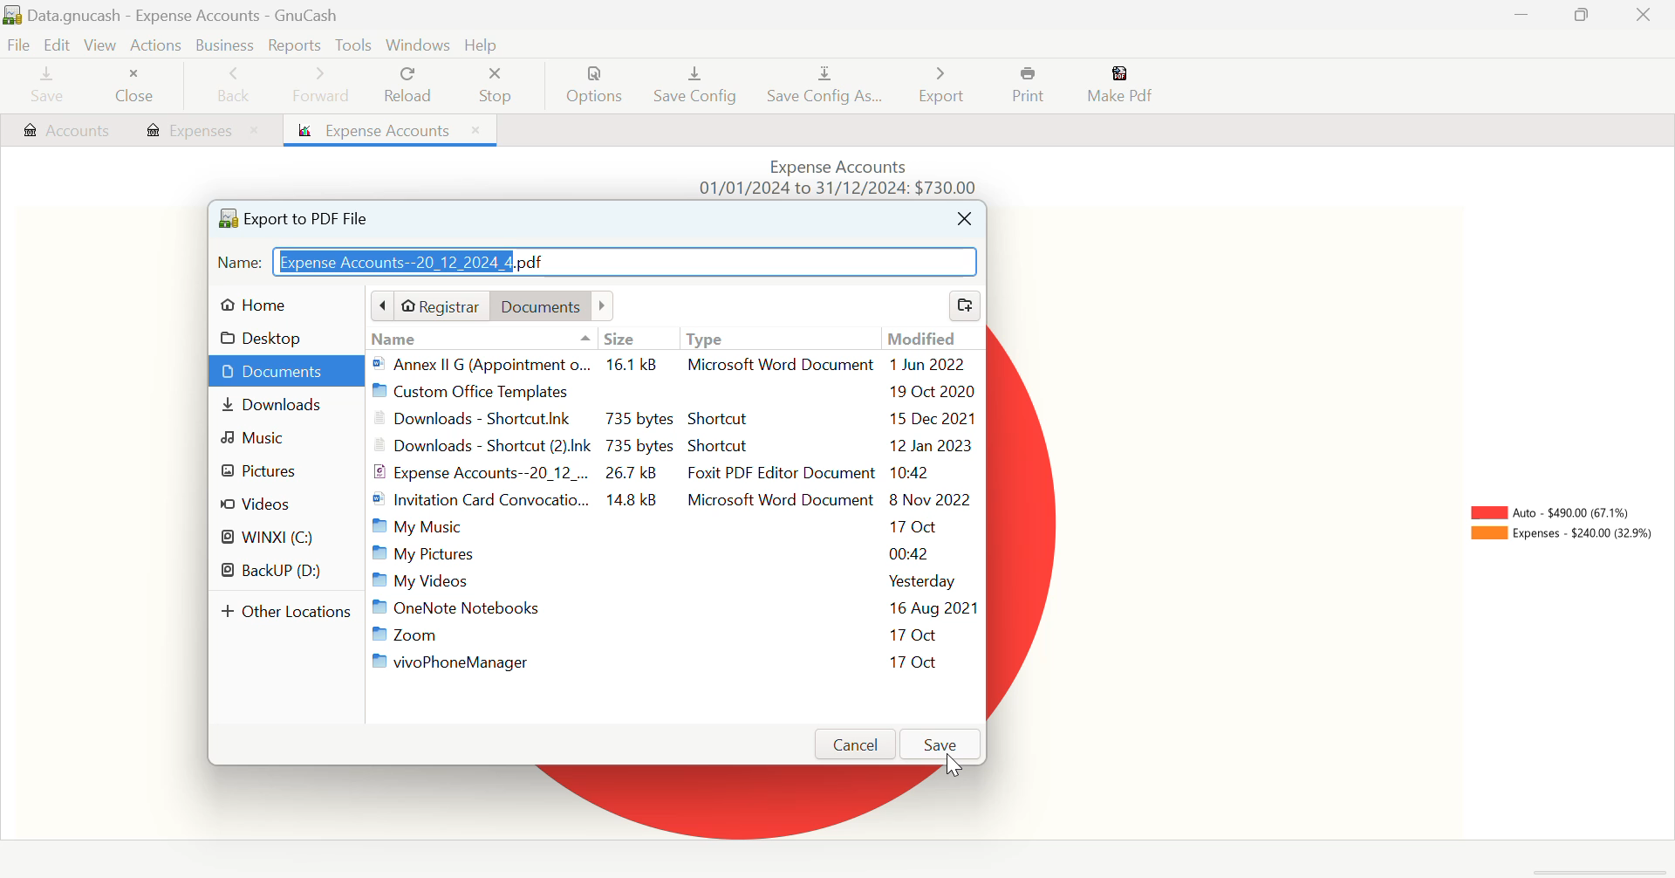 Image resolution: width=1675 pixels, height=878 pixels. Describe the element at coordinates (671, 553) in the screenshot. I see `My Pictures` at that location.